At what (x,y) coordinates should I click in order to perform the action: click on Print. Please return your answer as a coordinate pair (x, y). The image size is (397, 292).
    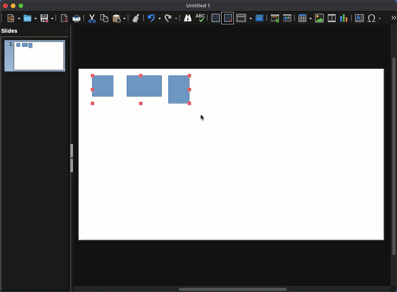
    Looking at the image, I should click on (76, 18).